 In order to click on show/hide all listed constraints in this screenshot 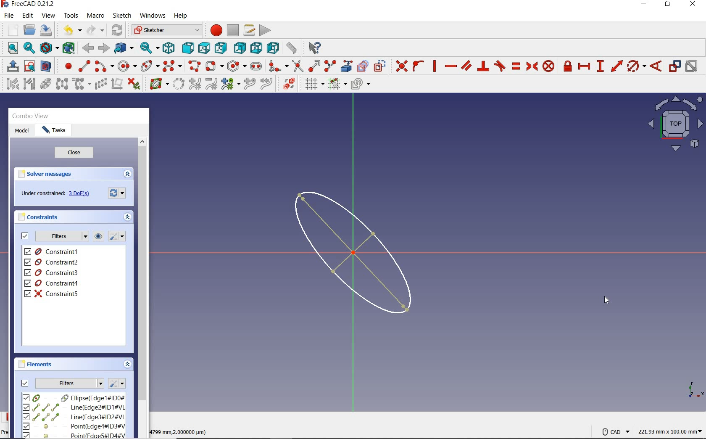, I will do `click(97, 237)`.